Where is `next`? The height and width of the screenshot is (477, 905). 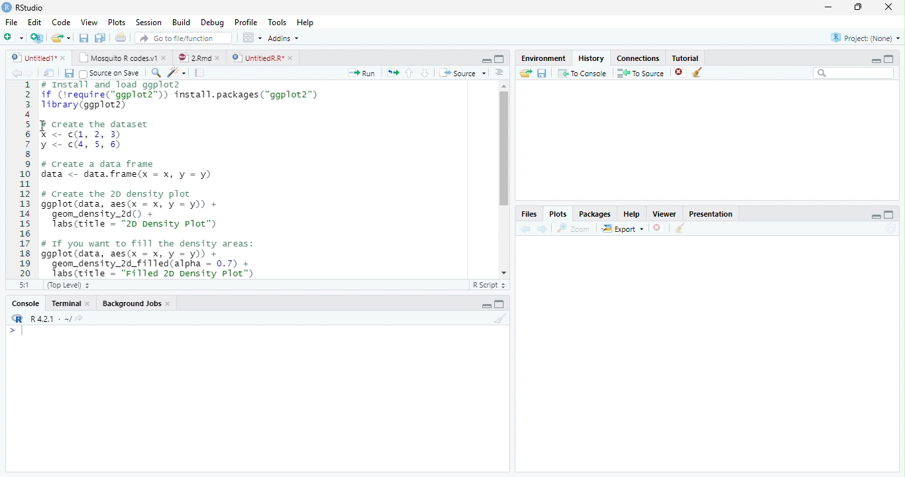
next is located at coordinates (34, 74).